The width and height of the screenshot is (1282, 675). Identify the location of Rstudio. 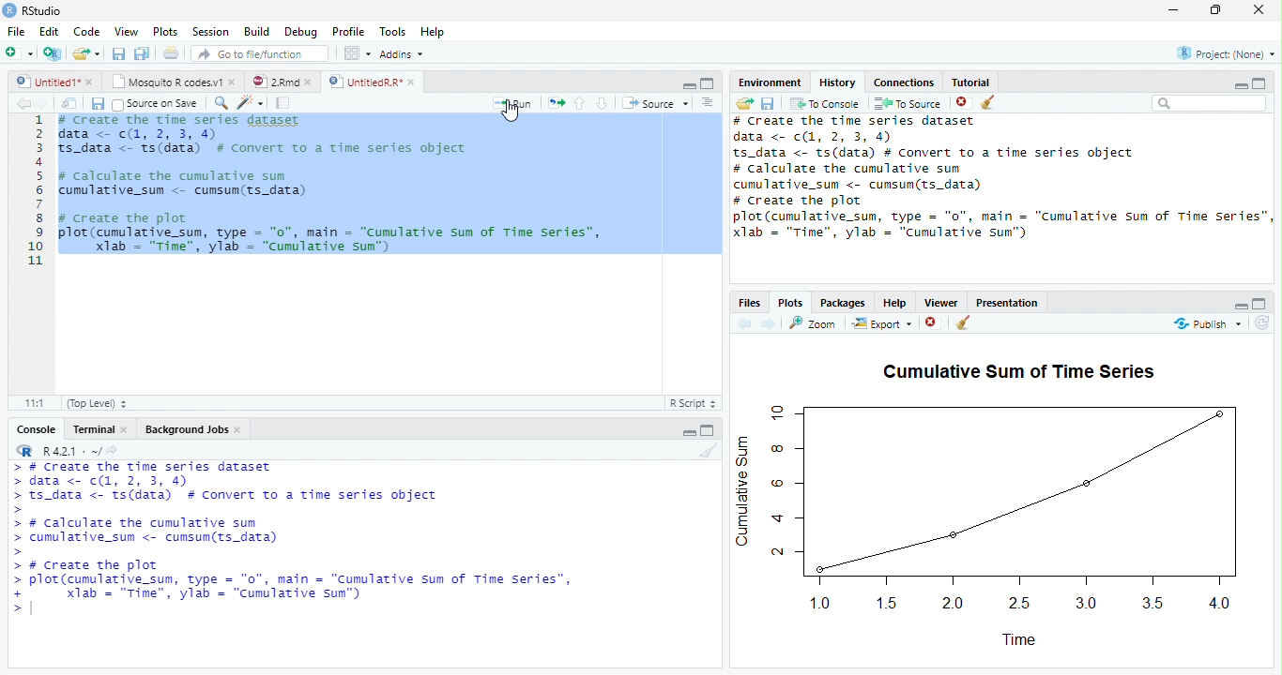
(34, 9).